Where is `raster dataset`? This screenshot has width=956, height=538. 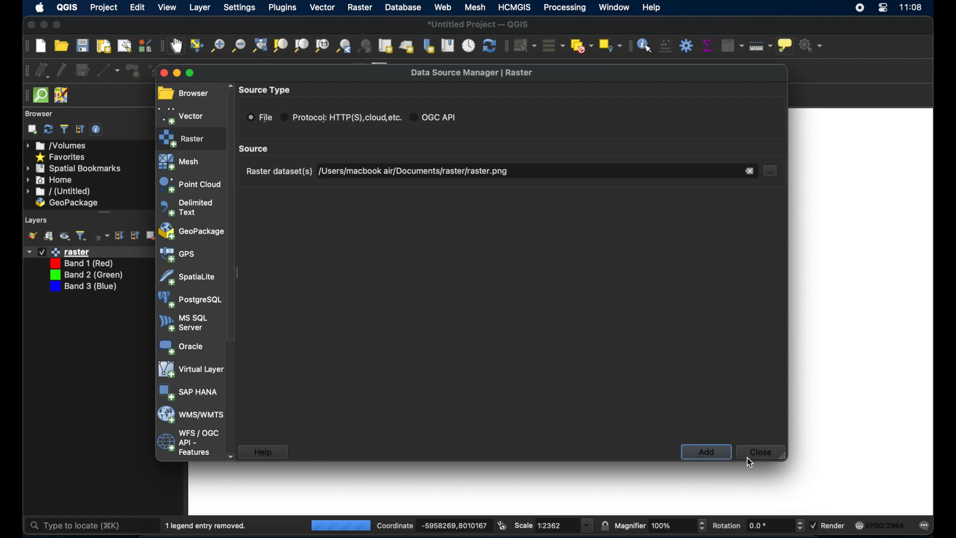
raster dataset is located at coordinates (277, 172).